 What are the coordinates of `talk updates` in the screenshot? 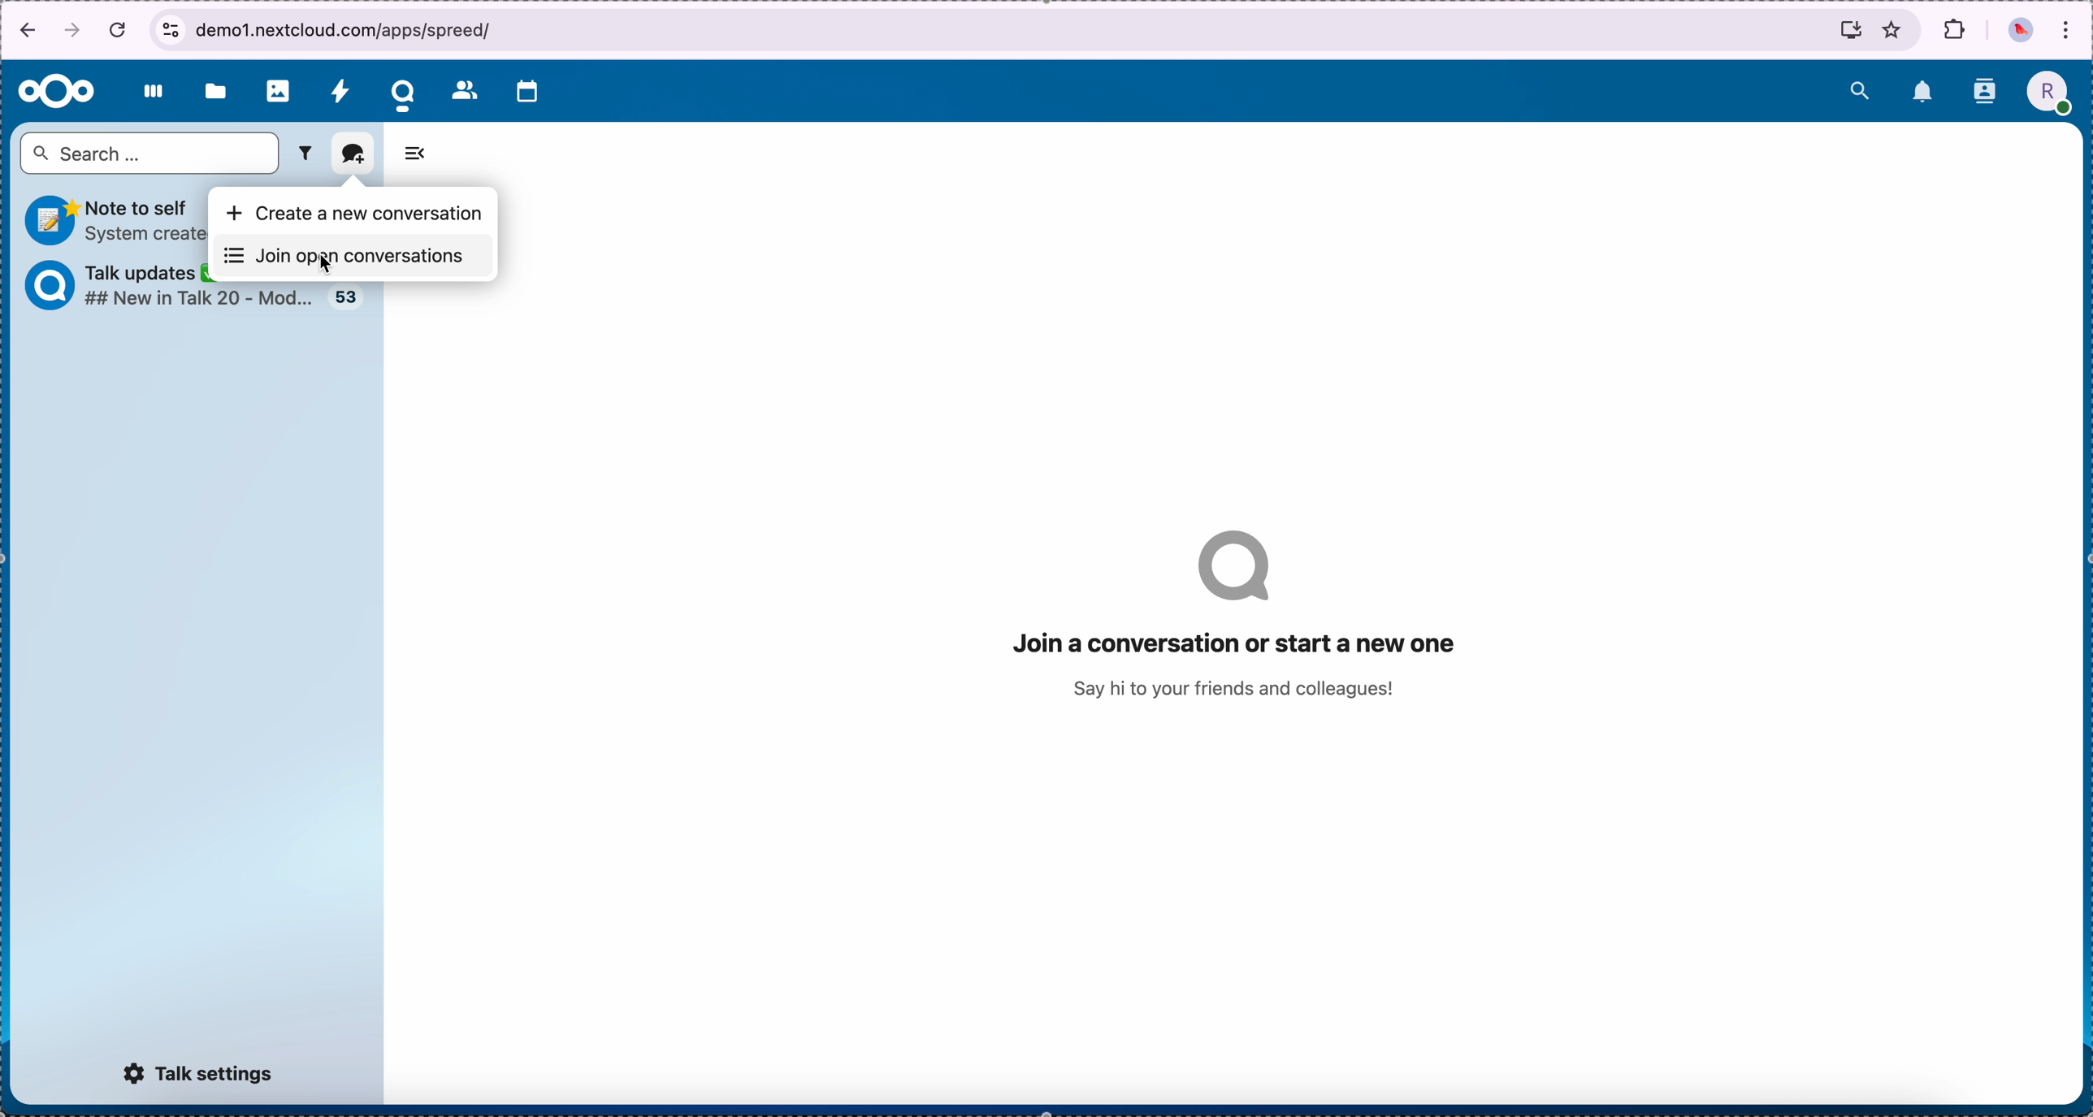 It's located at (341, 299).